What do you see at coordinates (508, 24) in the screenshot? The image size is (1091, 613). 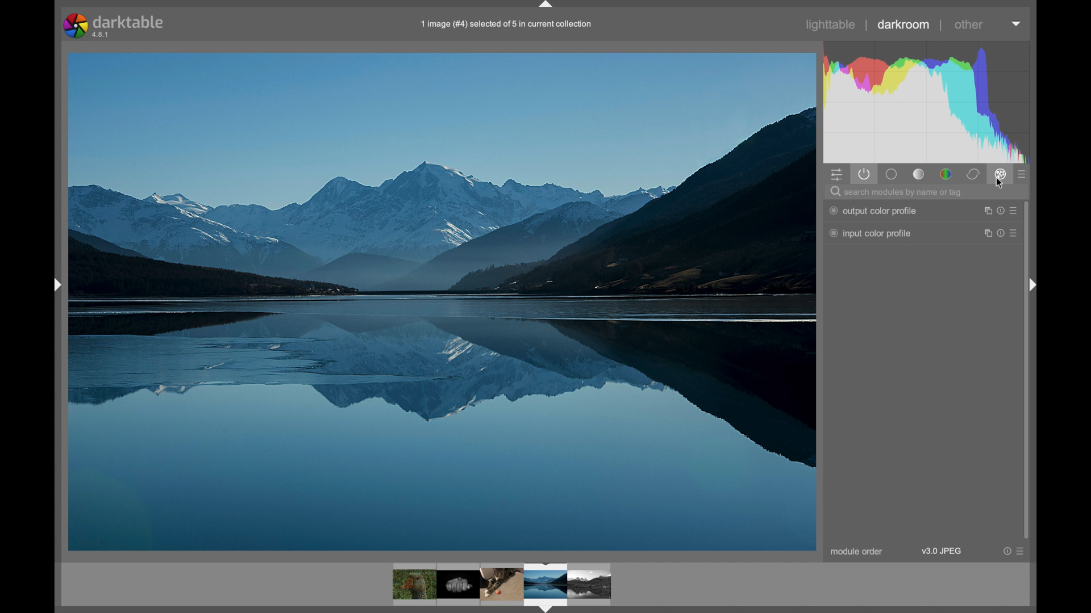 I see `info` at bounding box center [508, 24].